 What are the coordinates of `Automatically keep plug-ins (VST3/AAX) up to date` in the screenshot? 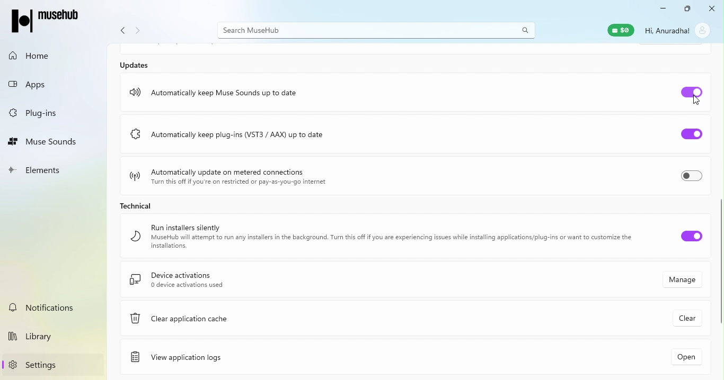 It's located at (226, 132).